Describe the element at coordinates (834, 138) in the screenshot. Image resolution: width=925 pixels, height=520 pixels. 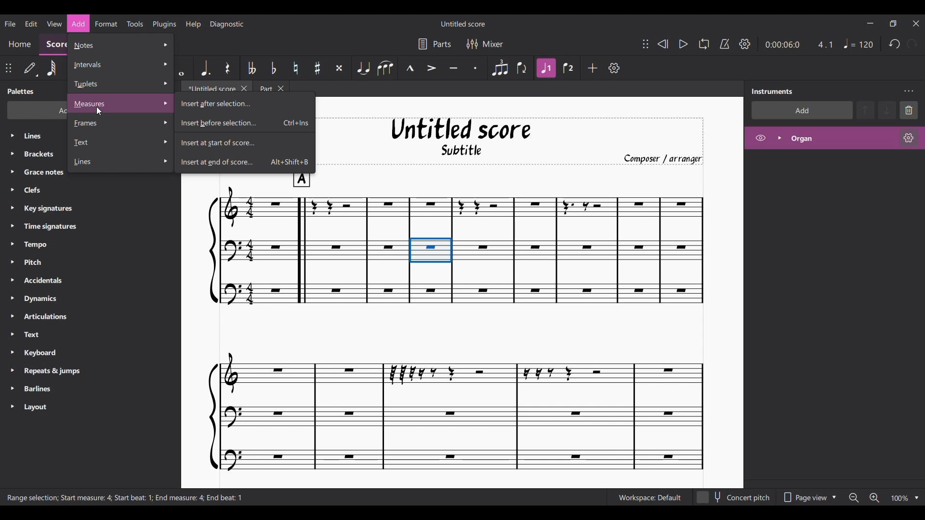
I see `Highlighted after current selection` at that location.